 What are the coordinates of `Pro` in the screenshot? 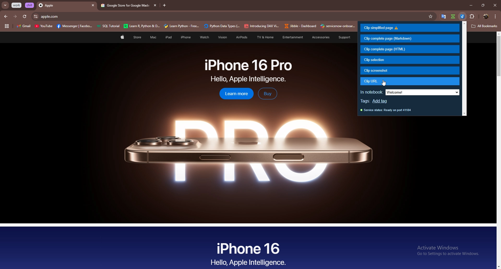 It's located at (247, 150).